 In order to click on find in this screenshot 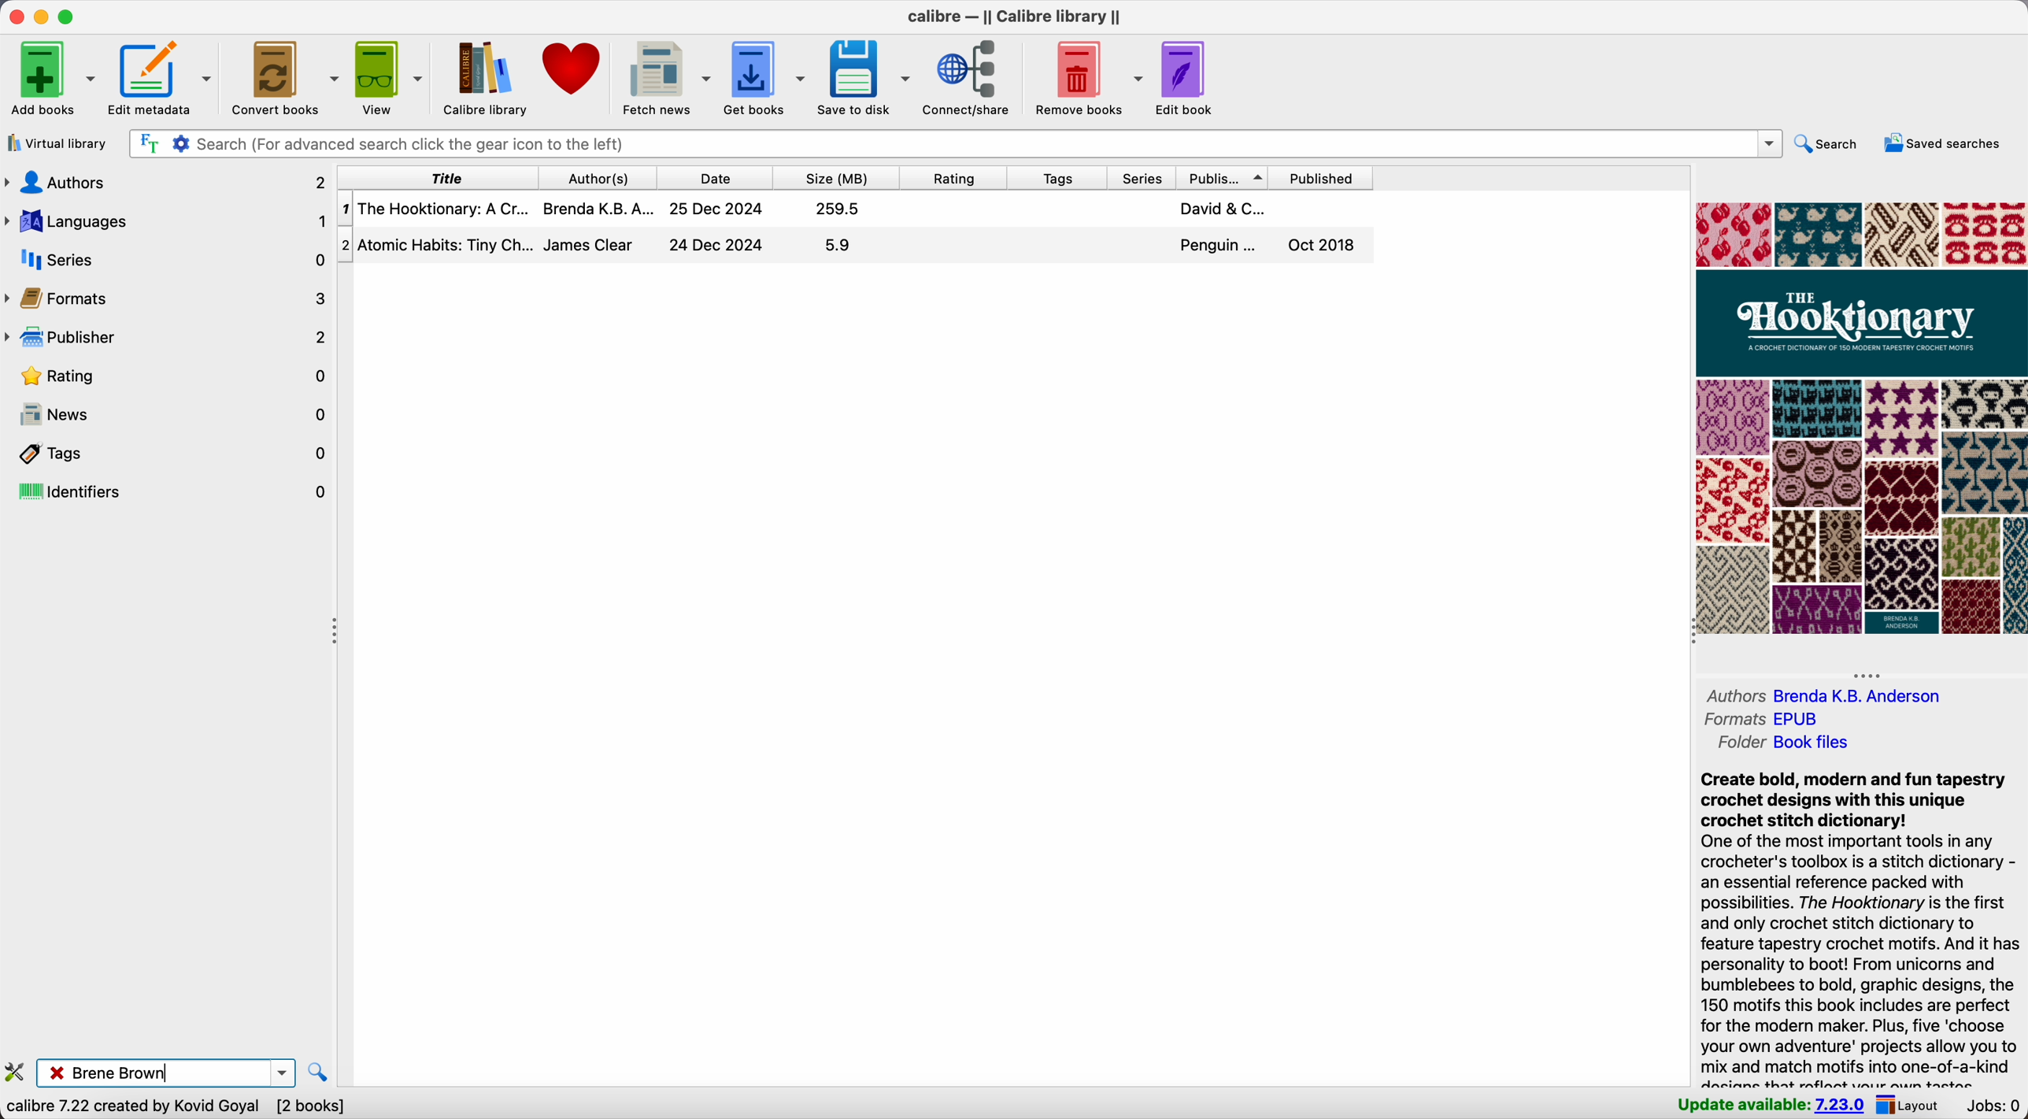, I will do `click(321, 1072)`.